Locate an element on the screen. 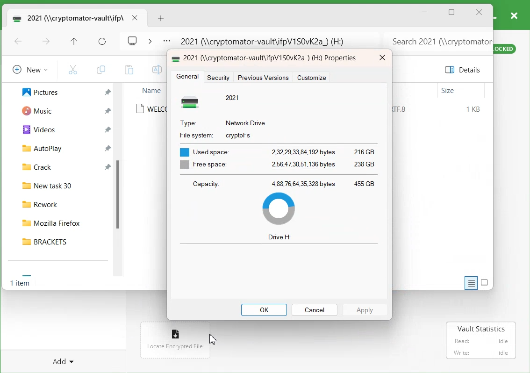  Text is located at coordinates (21, 284).